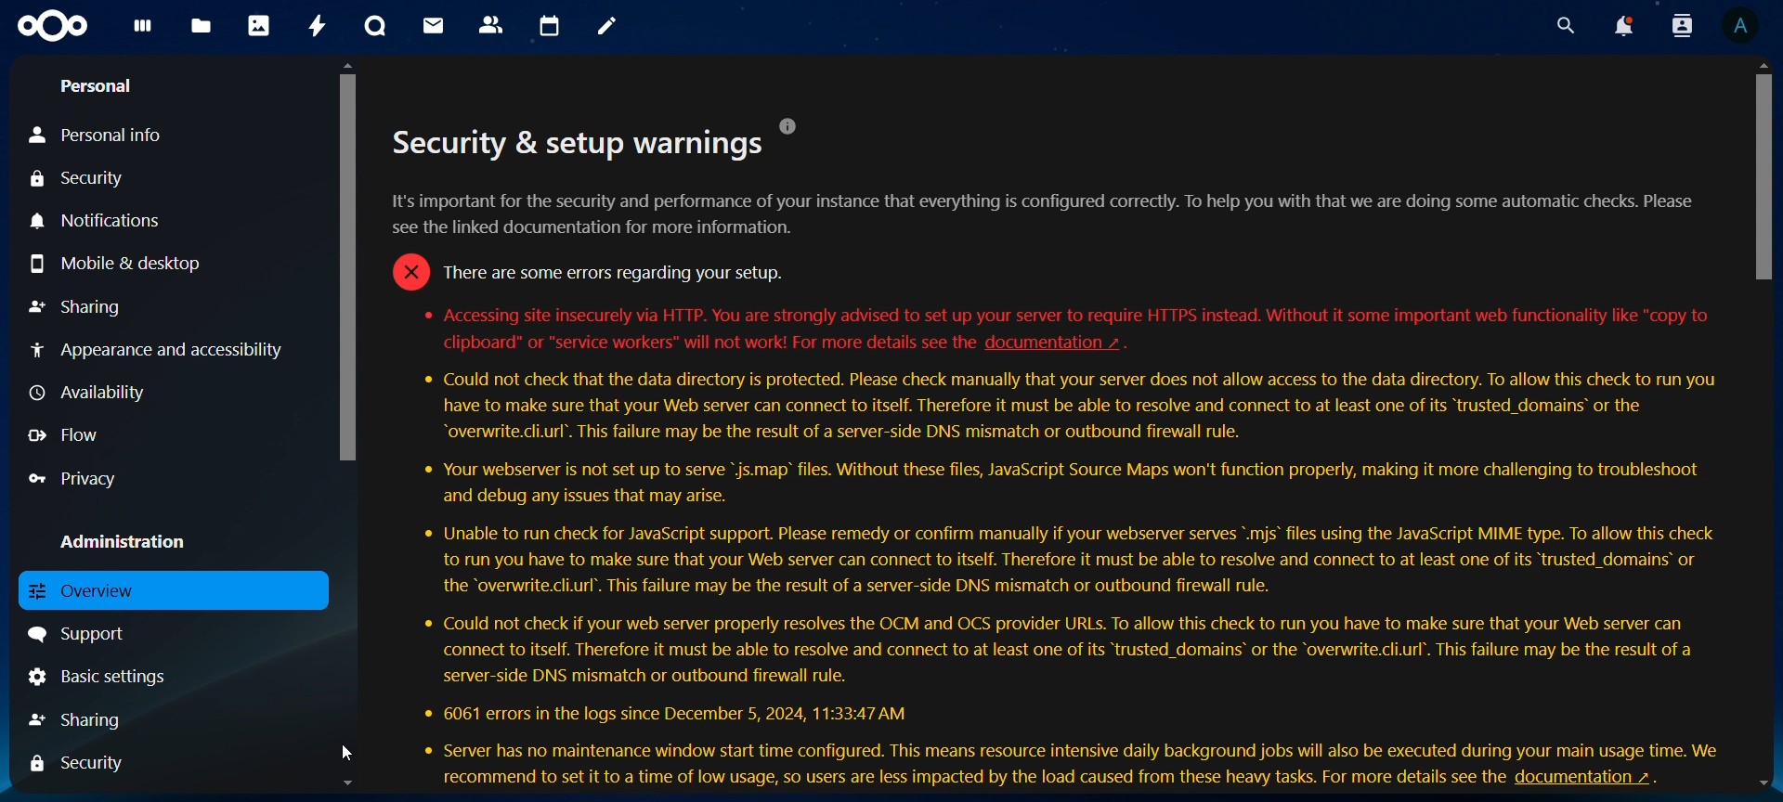  I want to click on privacy, so click(69, 475).